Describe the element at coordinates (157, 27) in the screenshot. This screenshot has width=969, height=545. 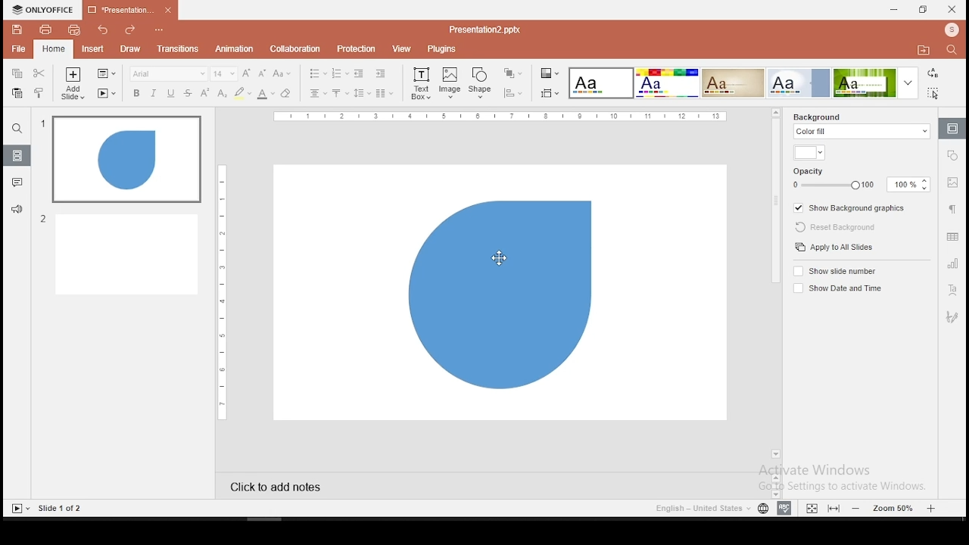
I see `customize quick action toolbar` at that location.